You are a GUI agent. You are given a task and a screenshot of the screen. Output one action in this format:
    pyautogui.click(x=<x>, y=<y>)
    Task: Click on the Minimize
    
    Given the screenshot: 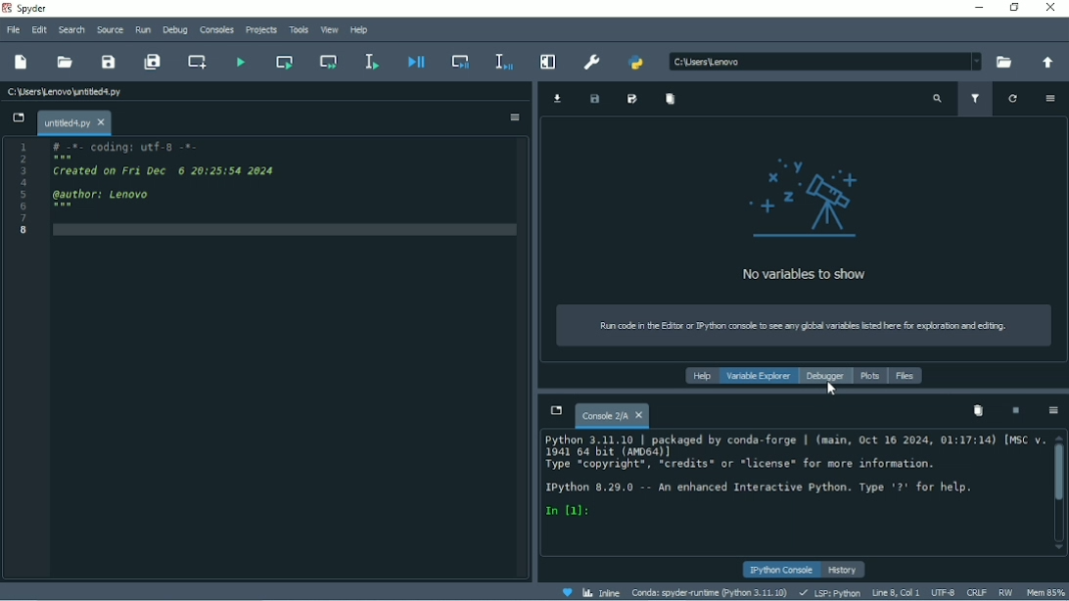 What is the action you would take?
    pyautogui.click(x=978, y=7)
    